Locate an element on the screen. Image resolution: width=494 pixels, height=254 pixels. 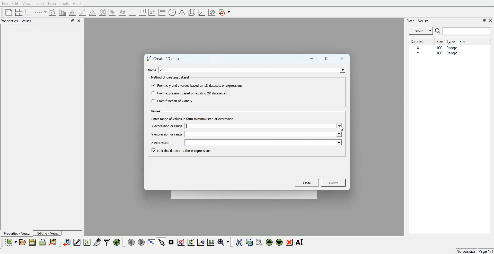
Arrange graph in grid is located at coordinates (19, 13).